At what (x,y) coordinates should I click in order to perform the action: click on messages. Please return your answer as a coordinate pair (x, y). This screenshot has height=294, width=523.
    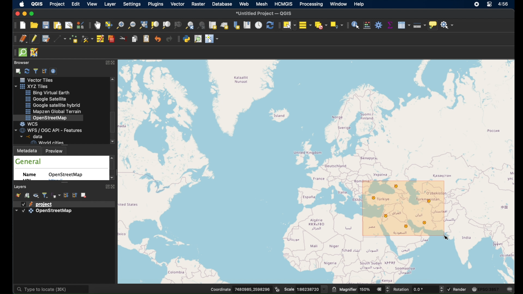
    Looking at the image, I should click on (510, 289).